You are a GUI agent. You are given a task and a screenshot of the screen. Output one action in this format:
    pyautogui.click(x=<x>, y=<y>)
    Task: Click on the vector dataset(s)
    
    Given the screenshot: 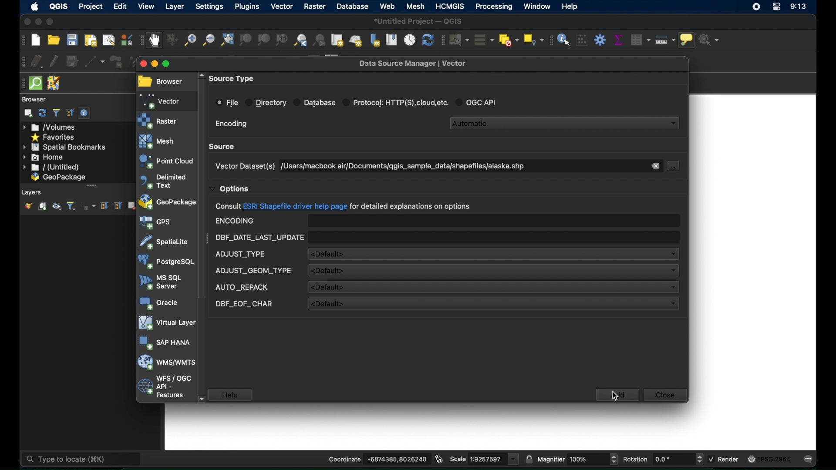 What is the action you would take?
    pyautogui.click(x=244, y=166)
    